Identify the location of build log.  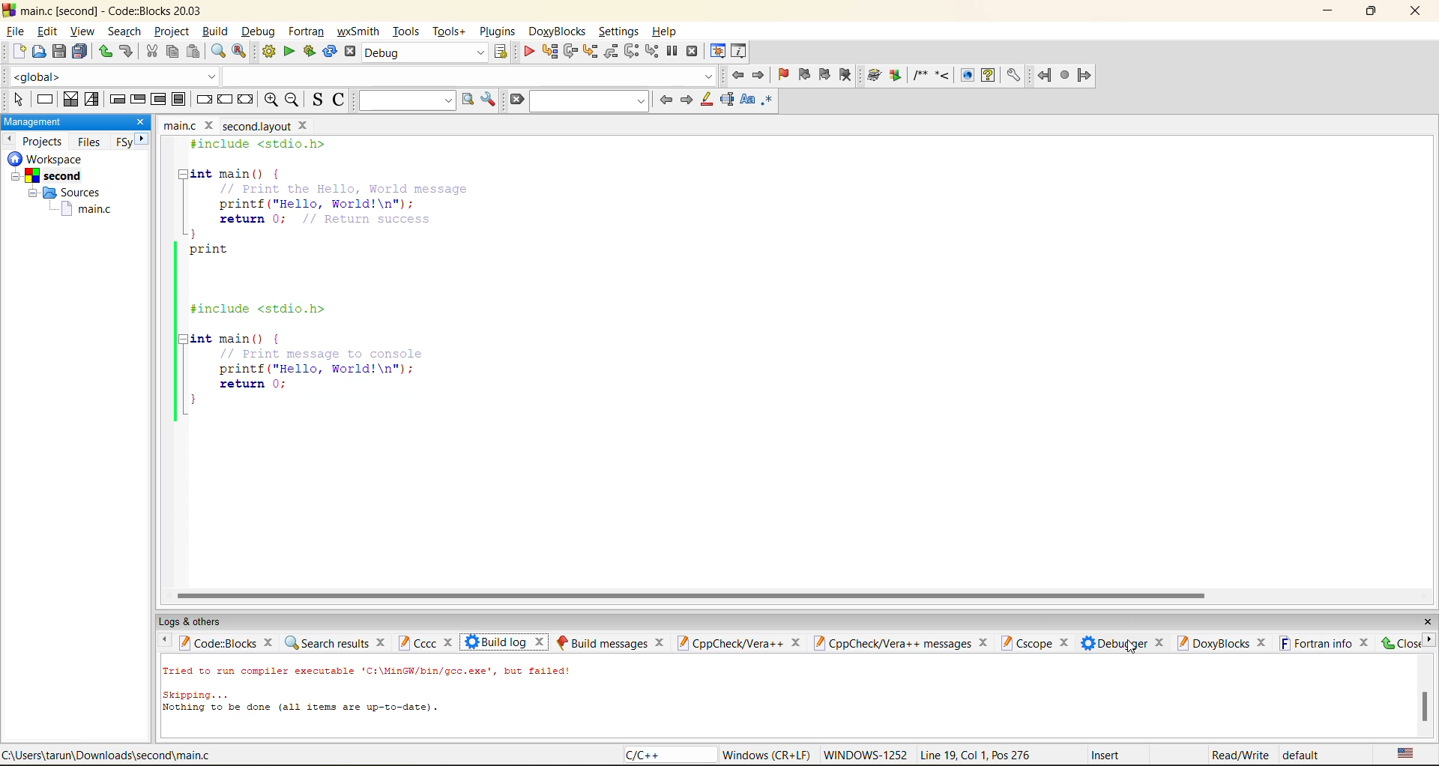
(508, 642).